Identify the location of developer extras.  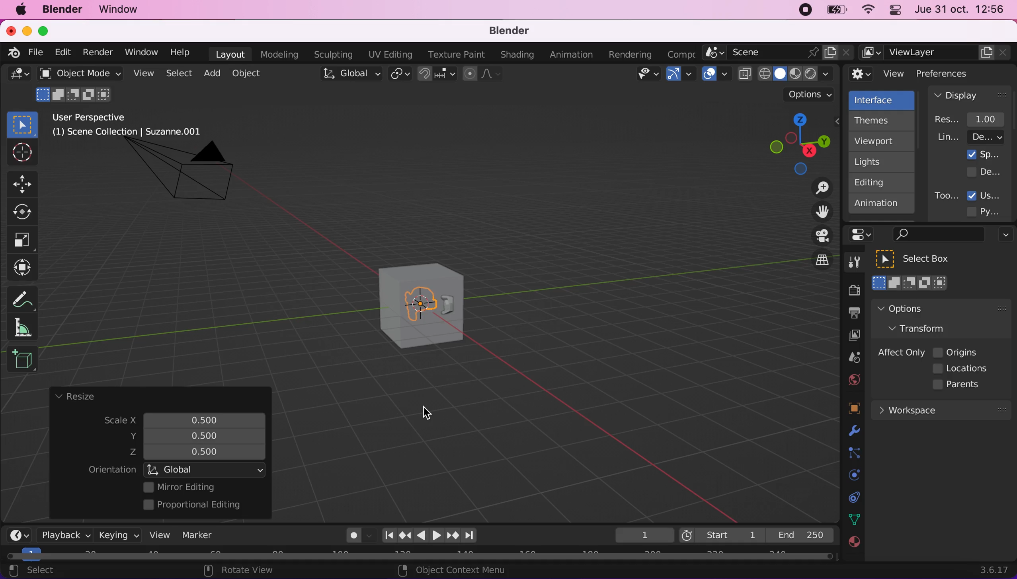
(985, 171).